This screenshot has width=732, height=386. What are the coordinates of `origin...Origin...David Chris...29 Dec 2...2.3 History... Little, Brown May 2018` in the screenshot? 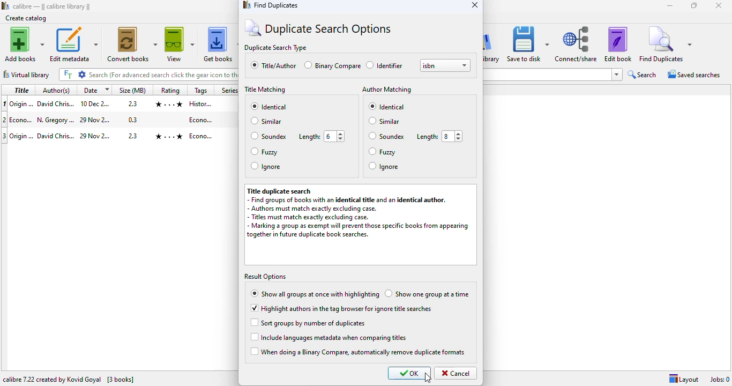 It's located at (124, 135).